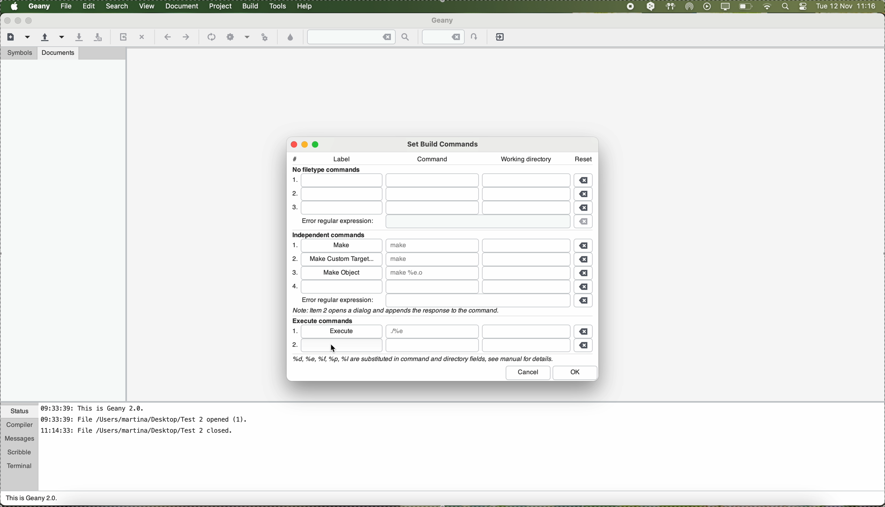  Describe the element at coordinates (291, 38) in the screenshot. I see `choose color` at that location.